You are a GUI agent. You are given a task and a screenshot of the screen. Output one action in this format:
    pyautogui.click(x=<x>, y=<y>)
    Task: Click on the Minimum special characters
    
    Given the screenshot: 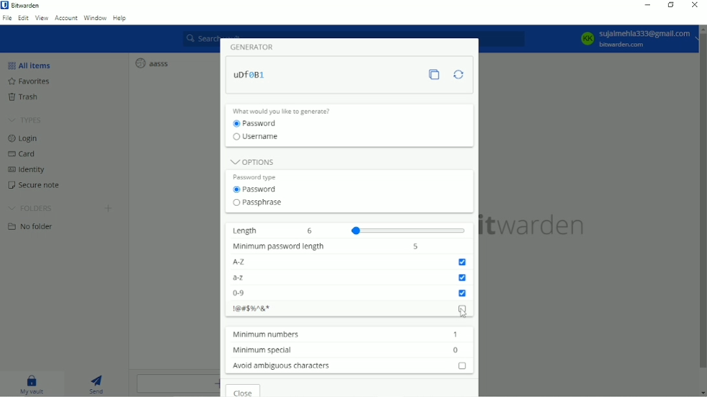 What is the action you would take?
    pyautogui.click(x=265, y=350)
    